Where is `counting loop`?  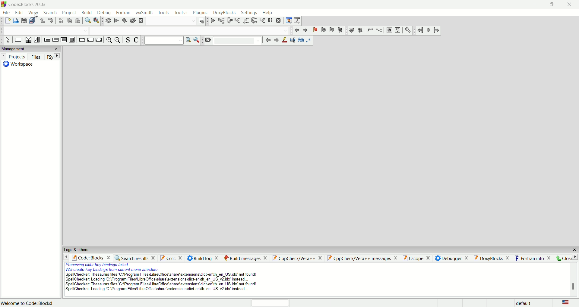 counting loop is located at coordinates (64, 40).